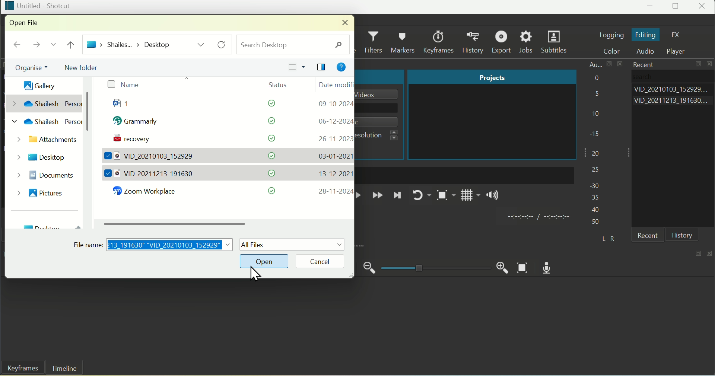  I want to click on Maximize, so click(677, 7).